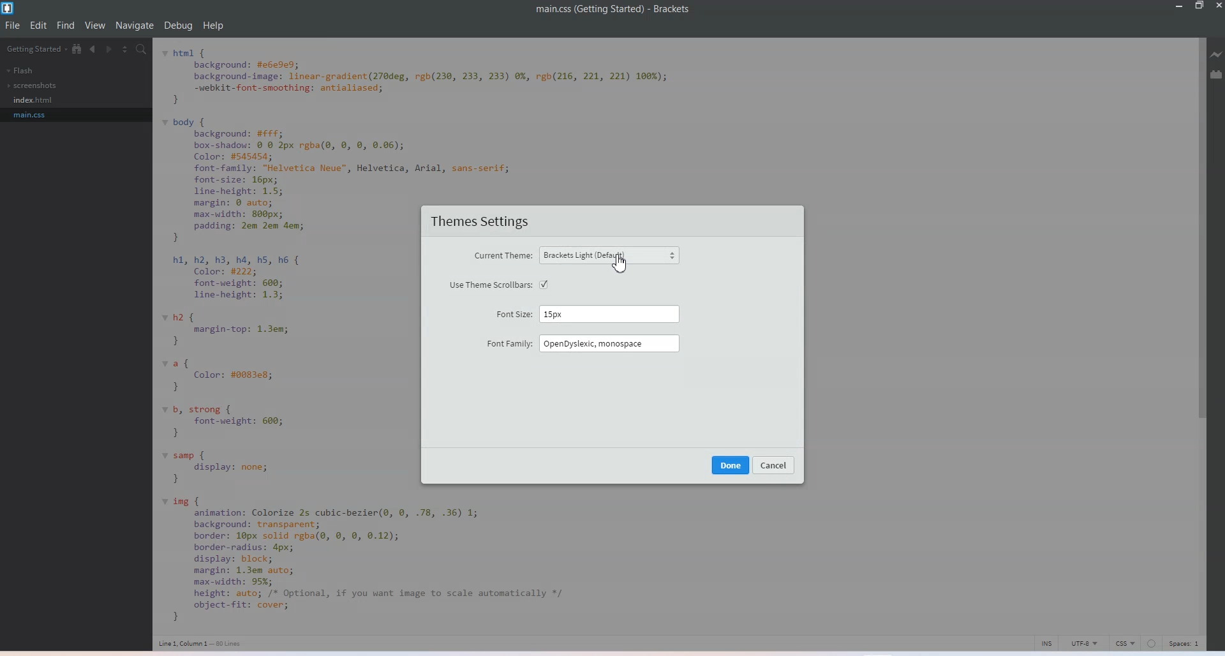 Image resolution: width=1225 pixels, height=656 pixels. What do you see at coordinates (1046, 643) in the screenshot?
I see `click to toggle cursor` at bounding box center [1046, 643].